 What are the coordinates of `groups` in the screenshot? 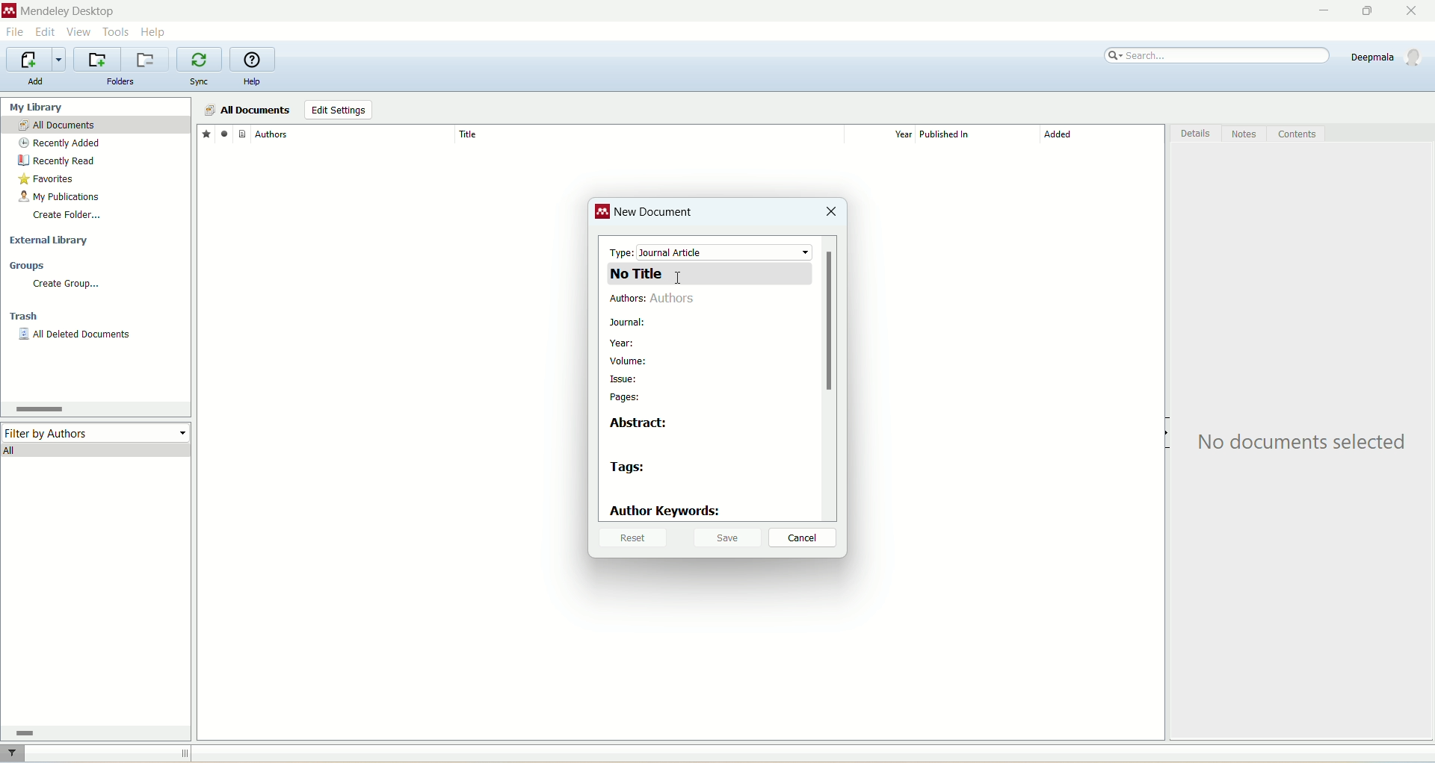 It's located at (28, 267).